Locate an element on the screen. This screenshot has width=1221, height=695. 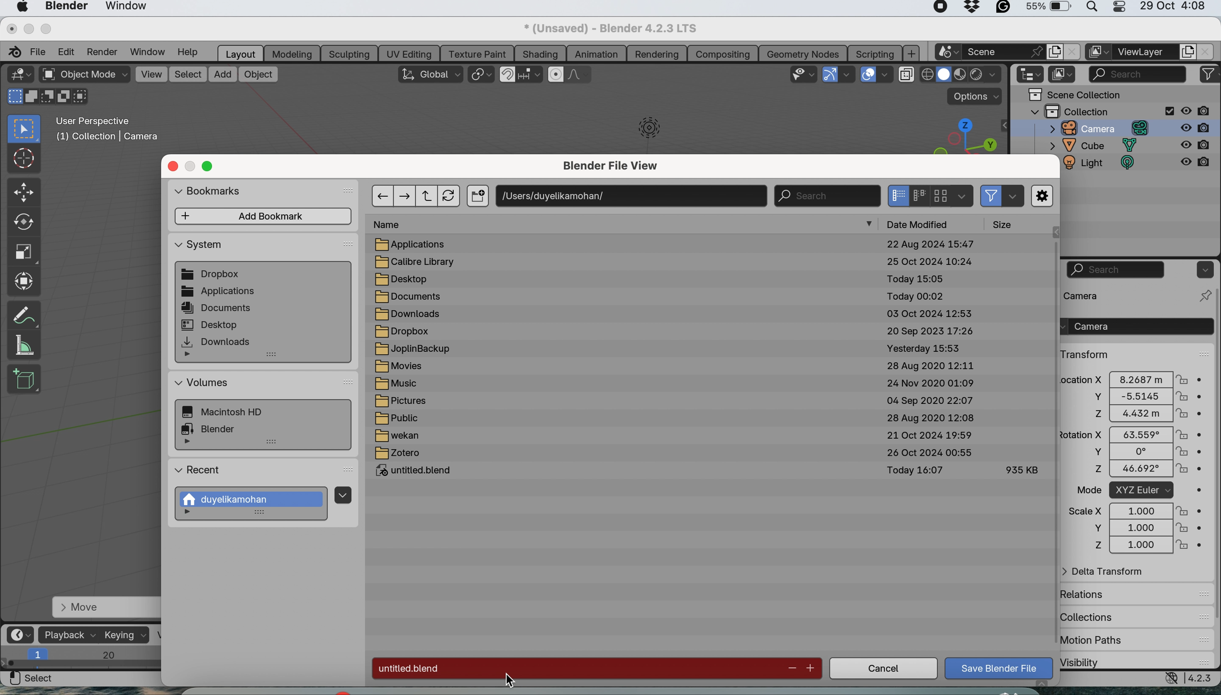
next folder is located at coordinates (406, 195).